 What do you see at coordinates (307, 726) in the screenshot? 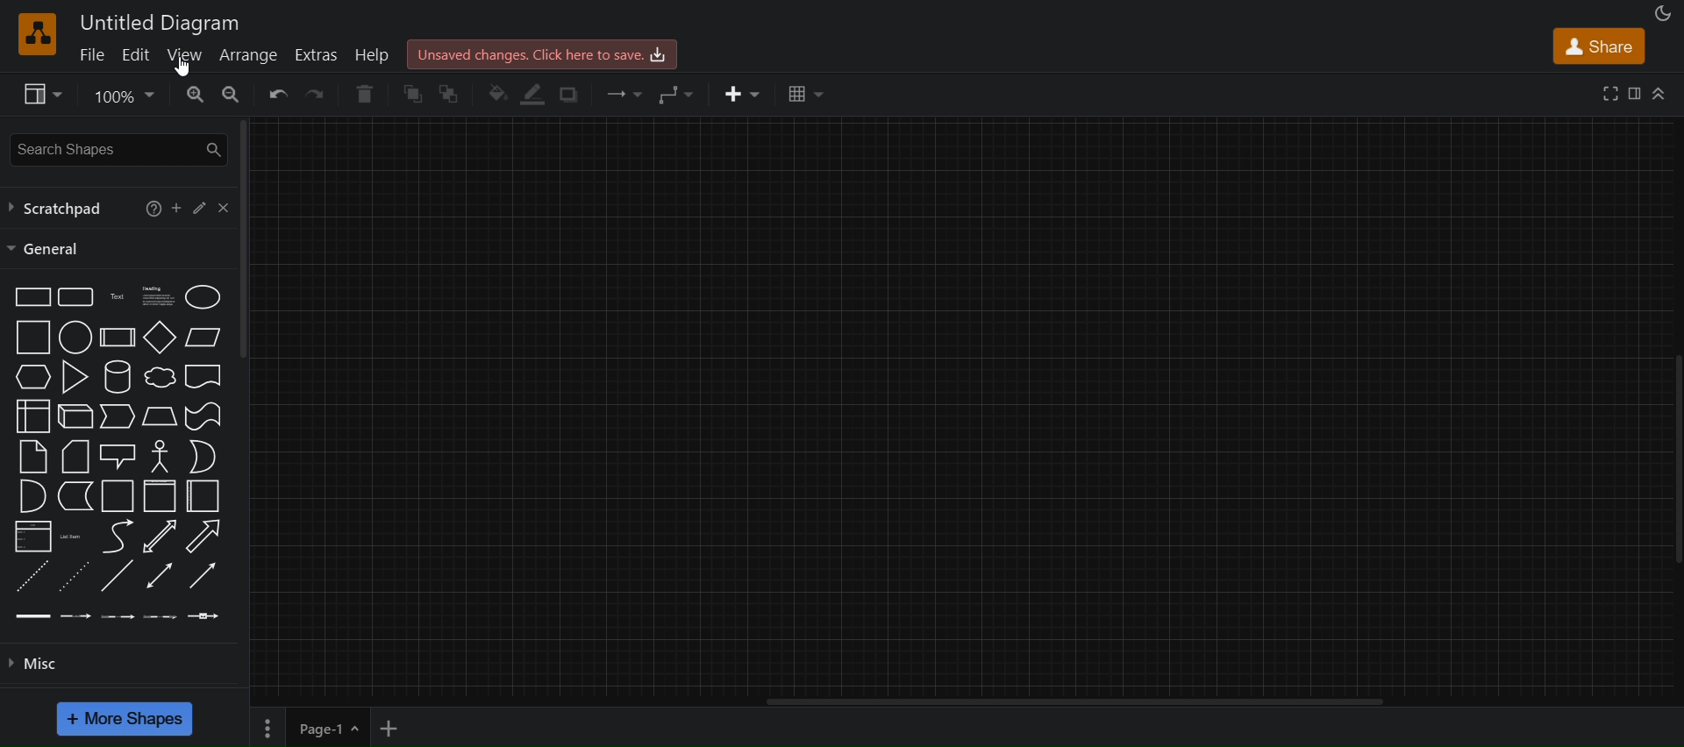
I see `` at bounding box center [307, 726].